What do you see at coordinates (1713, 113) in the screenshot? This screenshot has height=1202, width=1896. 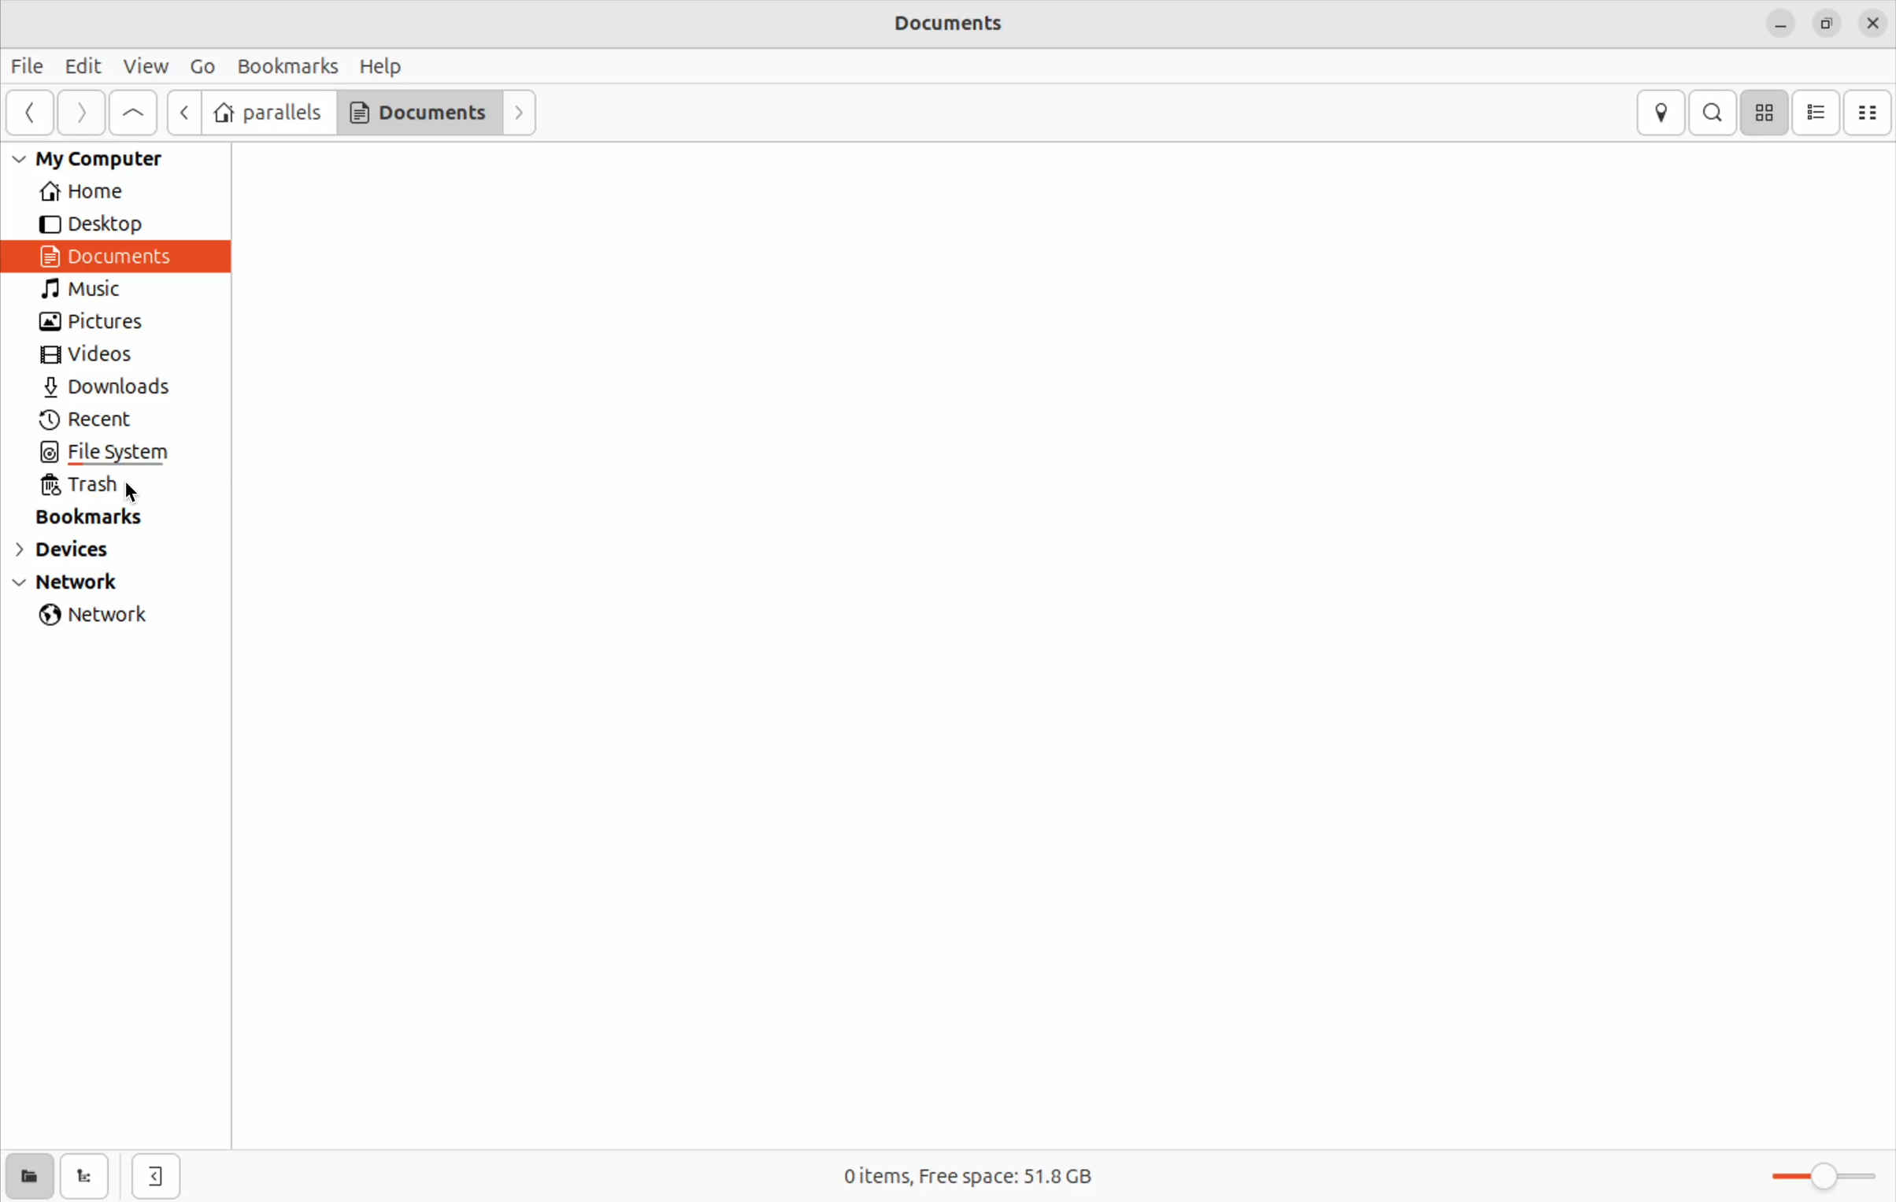 I see `search` at bounding box center [1713, 113].